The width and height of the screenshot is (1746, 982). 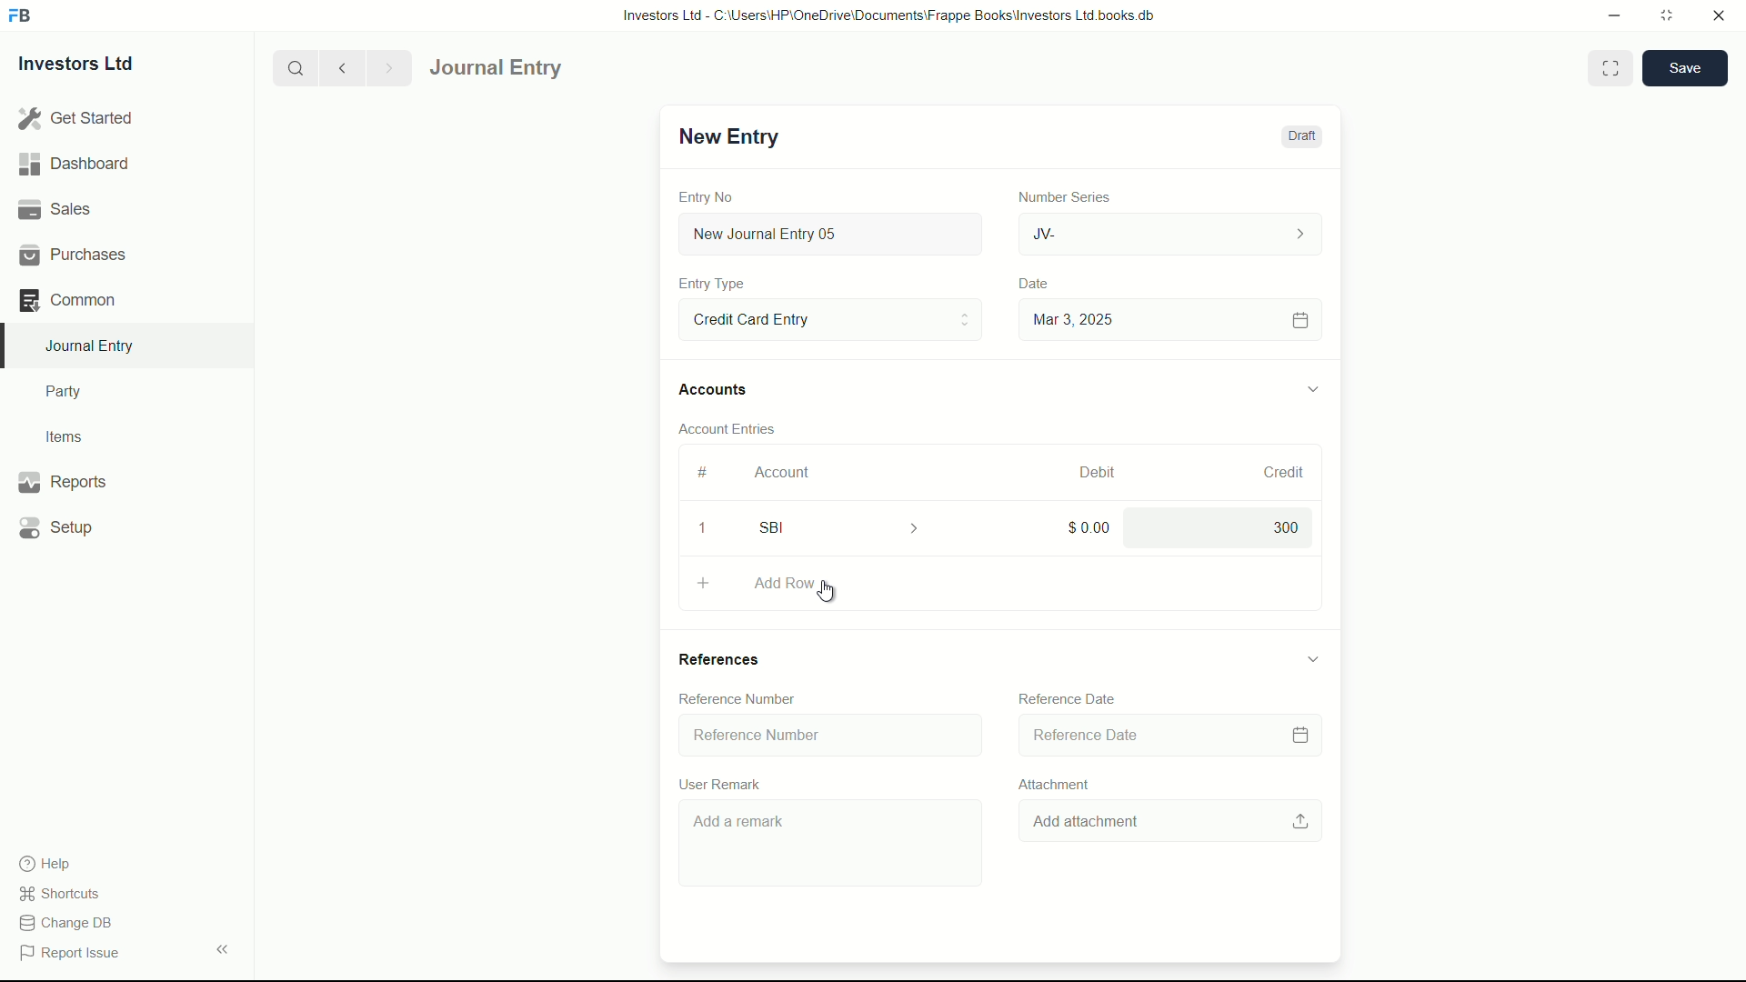 What do you see at coordinates (833, 235) in the screenshot?
I see `New Journal Entry 05` at bounding box center [833, 235].